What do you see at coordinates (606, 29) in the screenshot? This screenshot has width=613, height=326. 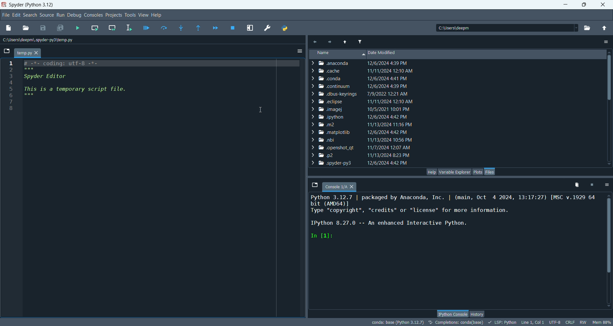 I see `change to parent directory` at bounding box center [606, 29].